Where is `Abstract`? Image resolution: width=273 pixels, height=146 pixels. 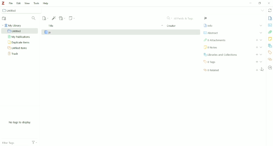 Abstract is located at coordinates (211, 33).